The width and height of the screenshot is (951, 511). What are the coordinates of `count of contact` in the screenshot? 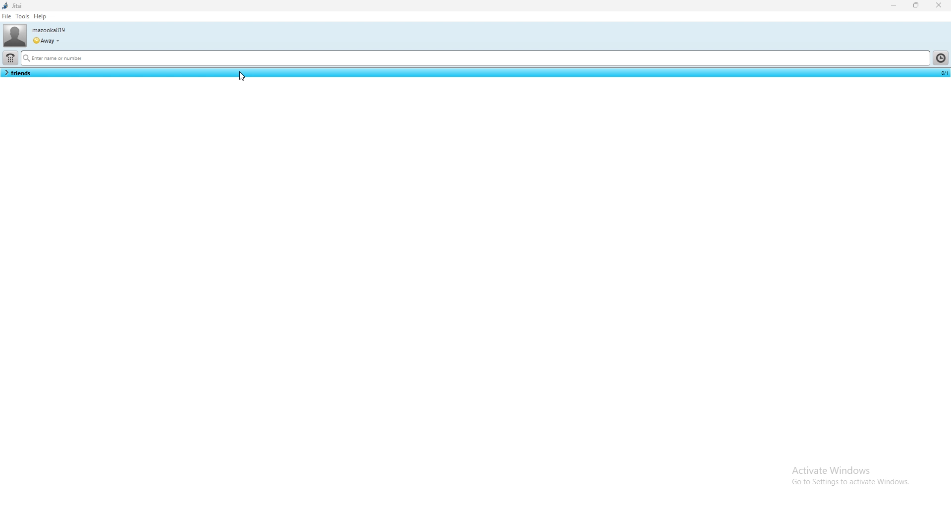 It's located at (943, 73).